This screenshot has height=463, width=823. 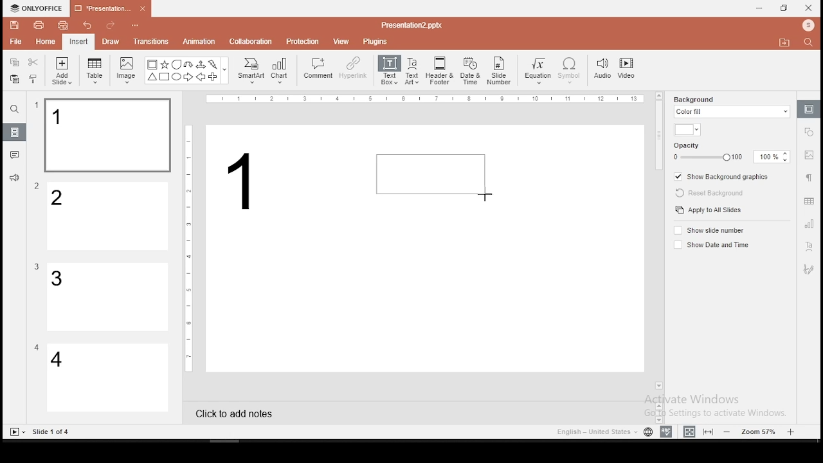 What do you see at coordinates (33, 62) in the screenshot?
I see `cut` at bounding box center [33, 62].